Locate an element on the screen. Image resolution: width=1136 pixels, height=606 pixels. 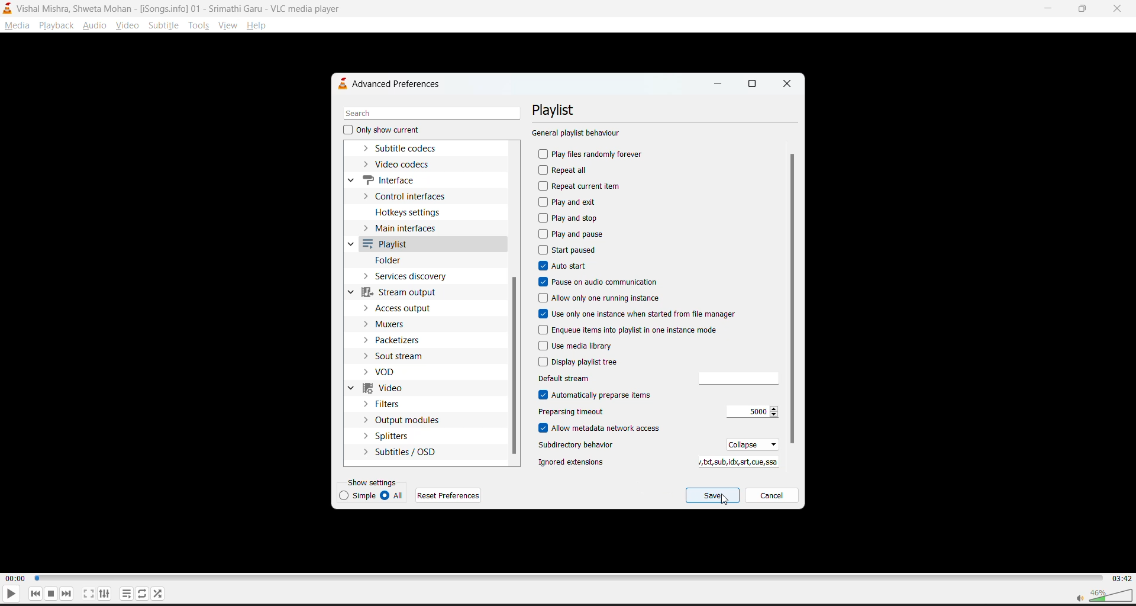
use only one instance when started from file manager is located at coordinates (635, 315).